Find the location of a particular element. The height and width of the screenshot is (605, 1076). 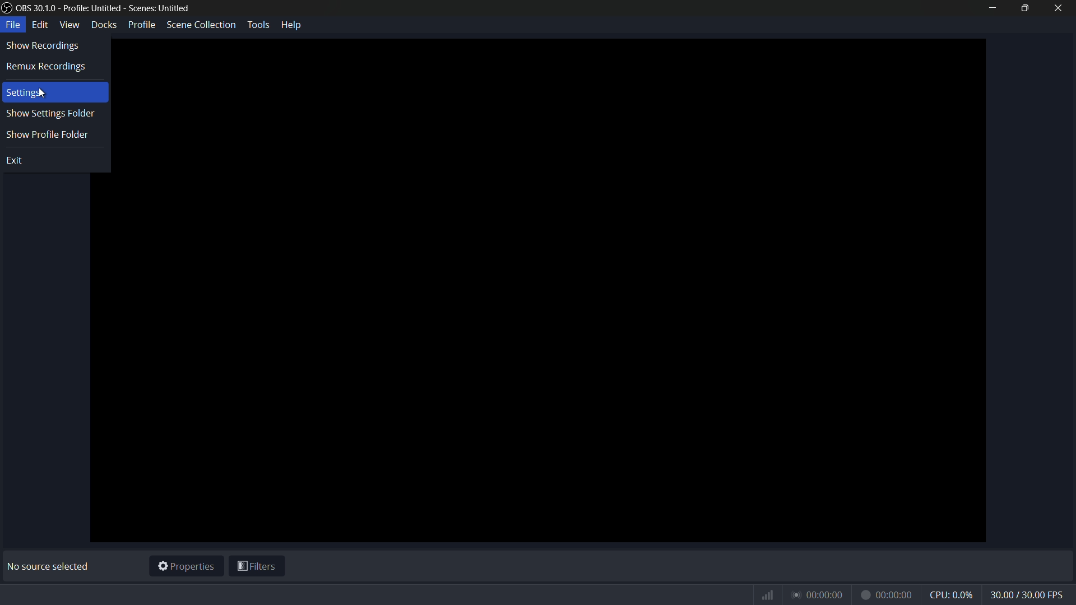

filters is located at coordinates (257, 568).